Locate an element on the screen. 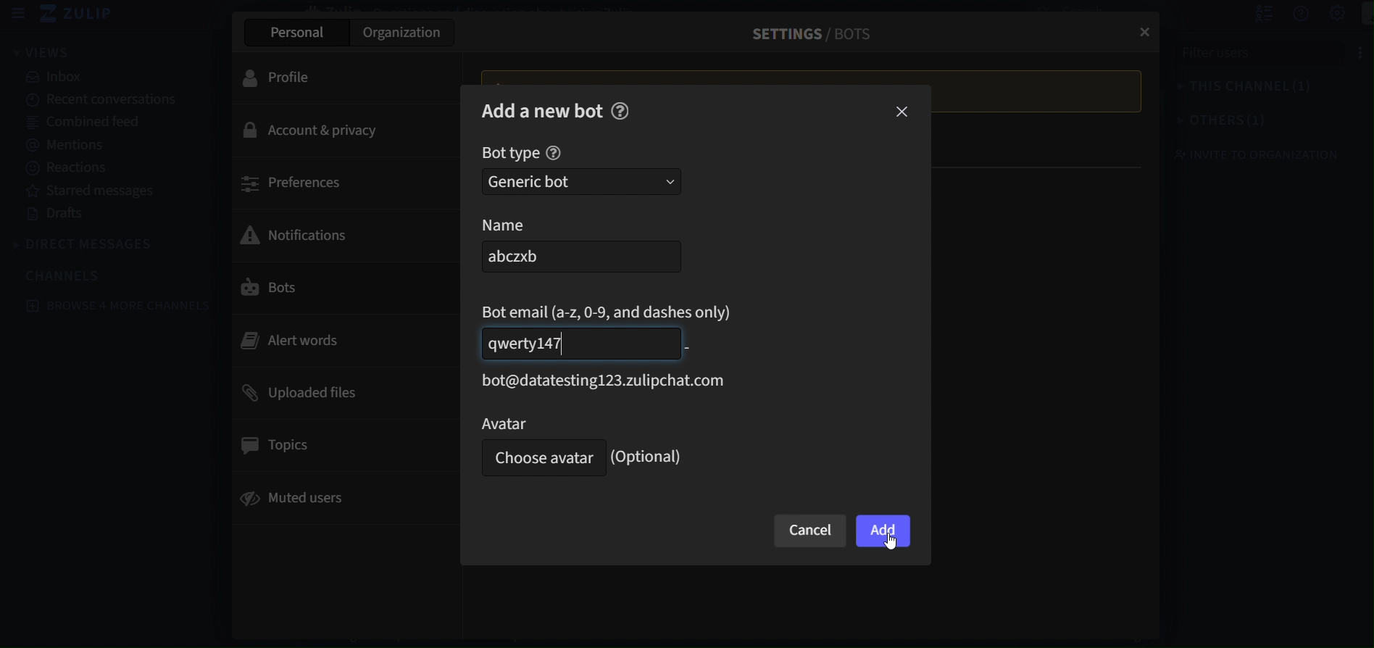 The height and width of the screenshot is (648, 1374). reactions is located at coordinates (99, 167).